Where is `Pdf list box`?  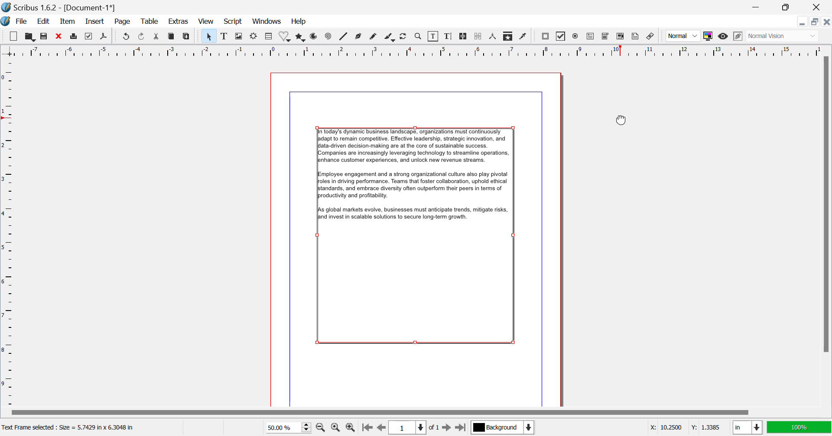
Pdf list box is located at coordinates (621, 37).